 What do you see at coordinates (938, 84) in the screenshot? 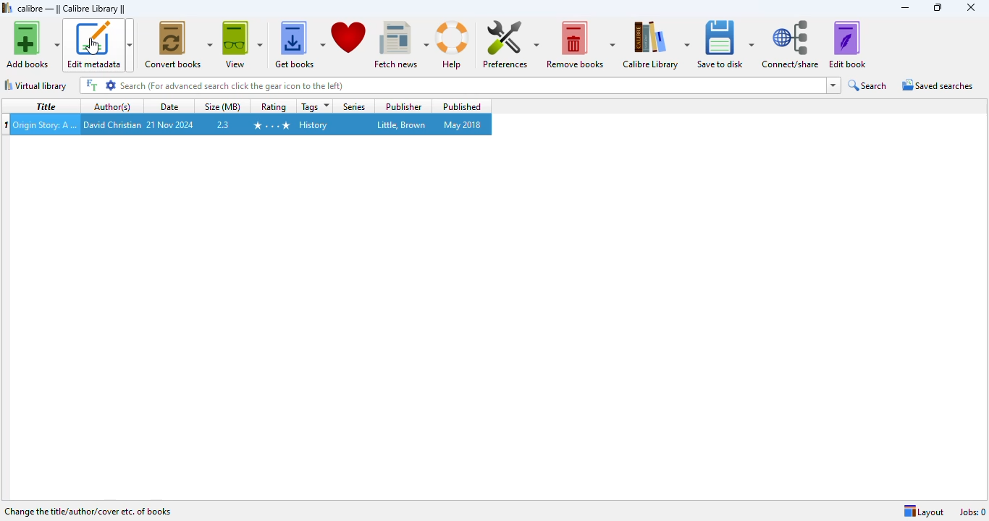
I see `saved searches` at bounding box center [938, 84].